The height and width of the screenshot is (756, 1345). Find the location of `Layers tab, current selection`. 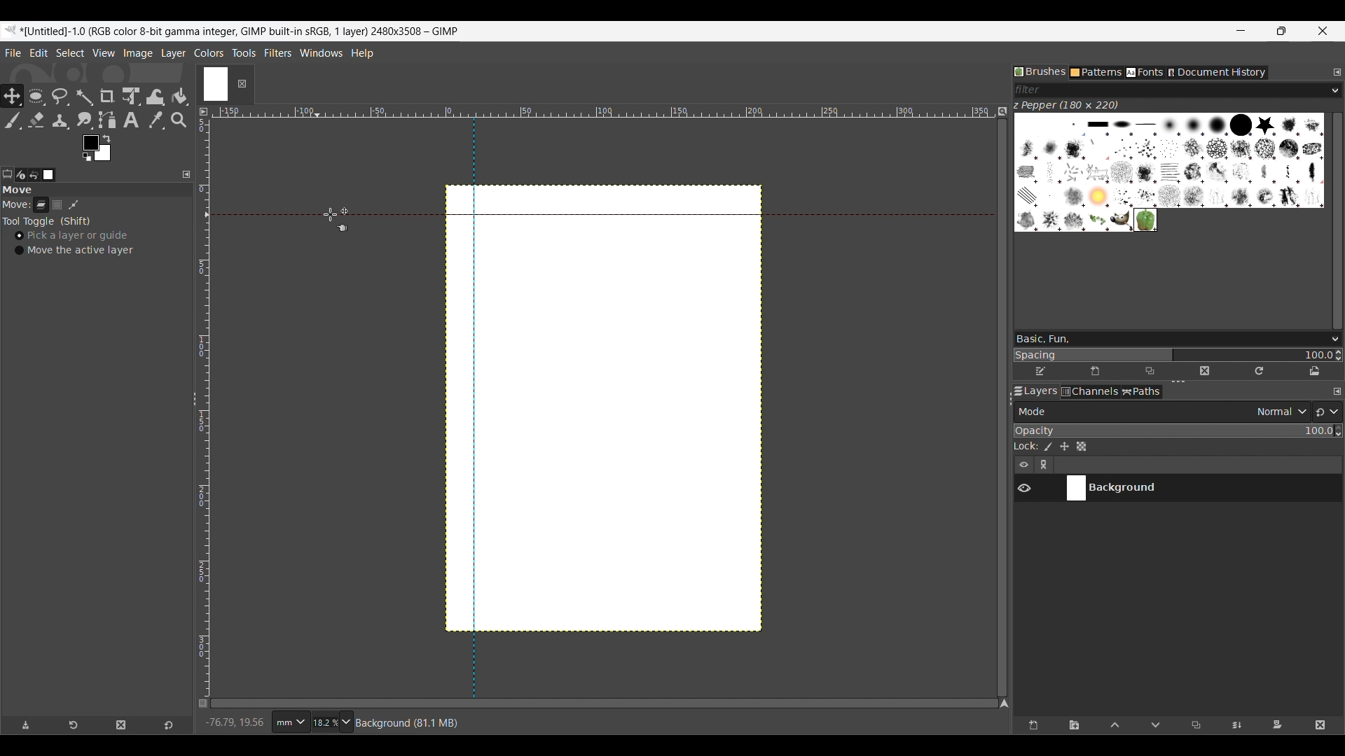

Layers tab, current selection is located at coordinates (1033, 392).